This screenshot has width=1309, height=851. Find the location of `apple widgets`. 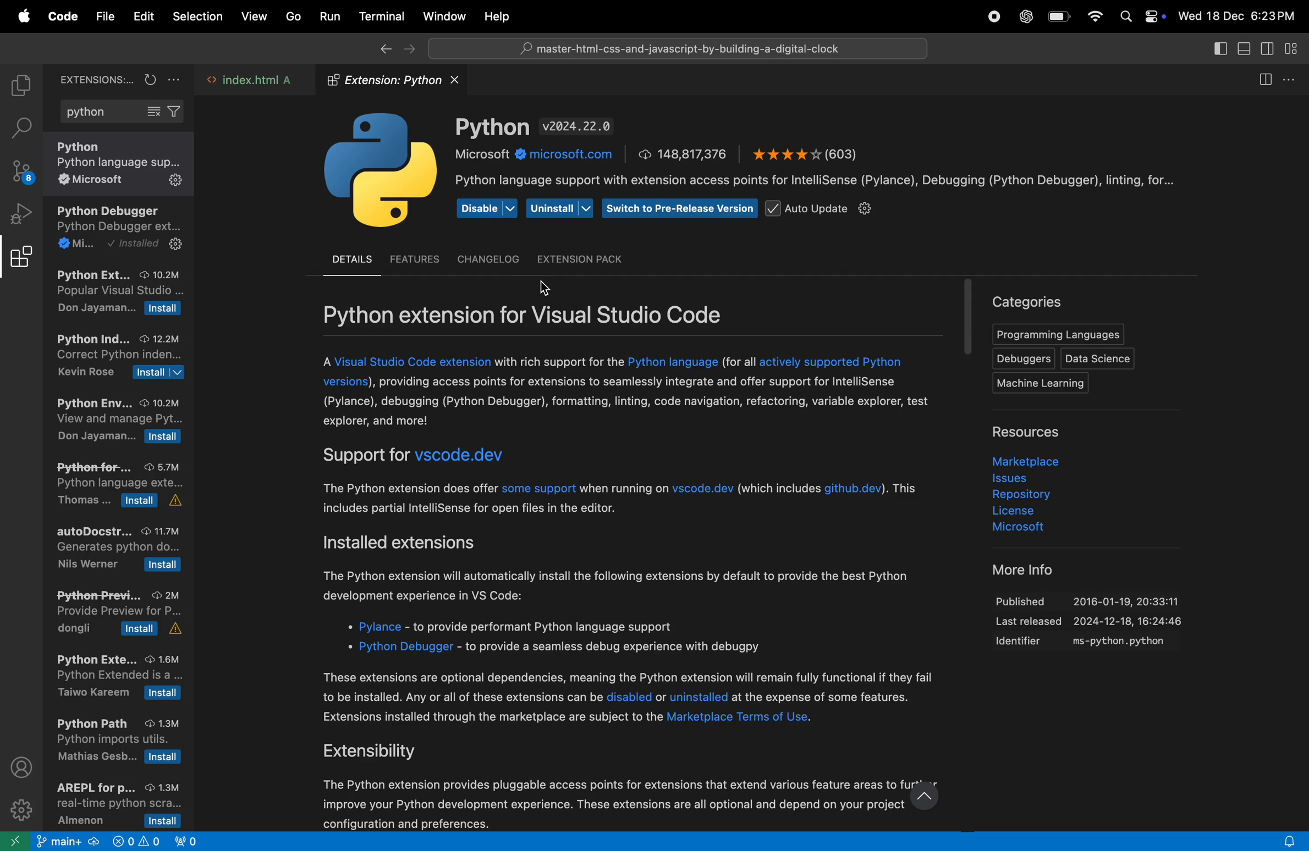

apple widgets is located at coordinates (1142, 16).